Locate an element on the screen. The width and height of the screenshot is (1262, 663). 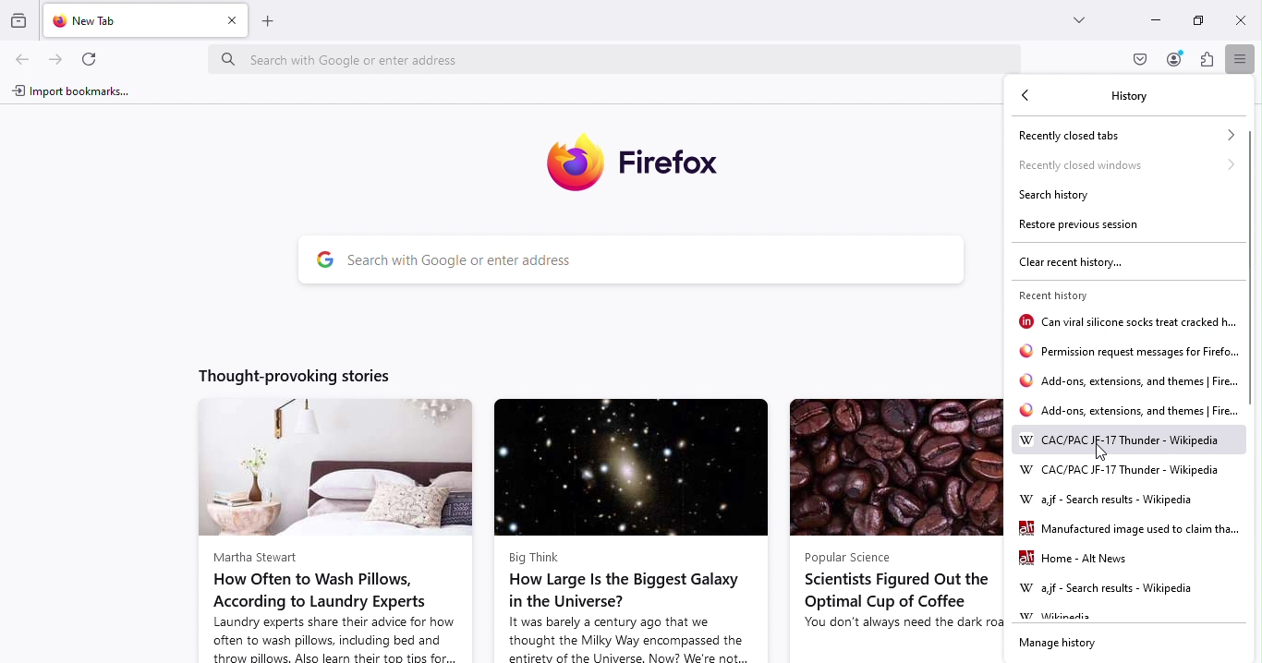
Firefox icon is located at coordinates (638, 163).